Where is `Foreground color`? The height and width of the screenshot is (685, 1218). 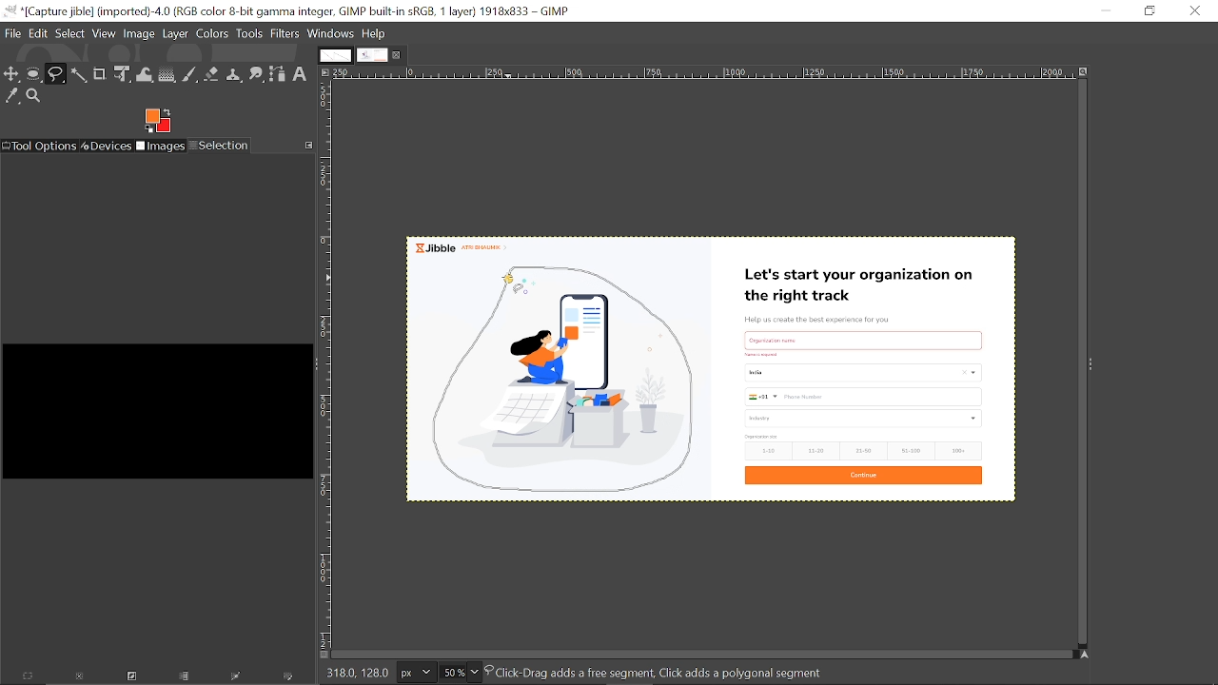
Foreground color is located at coordinates (159, 120).